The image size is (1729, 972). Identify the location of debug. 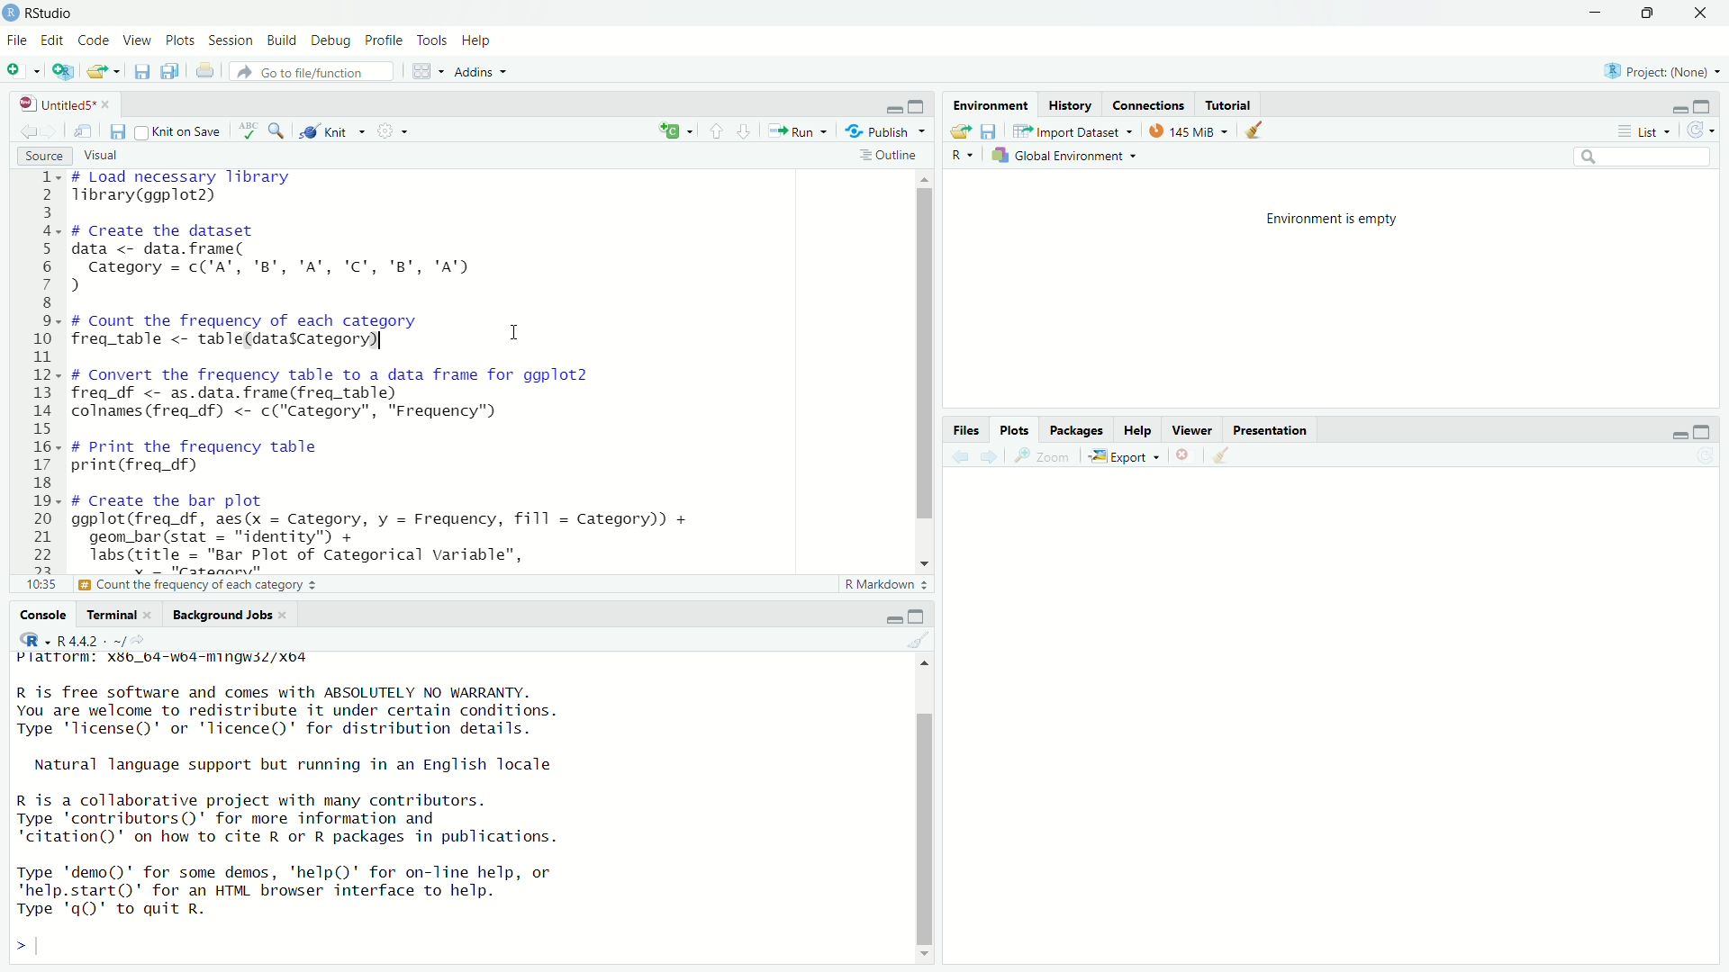
(330, 43).